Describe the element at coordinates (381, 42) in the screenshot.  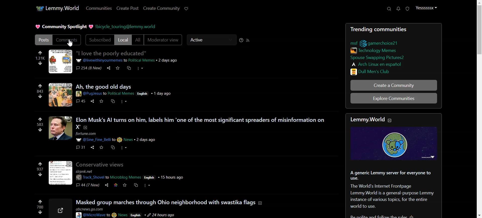
I see `link` at that location.